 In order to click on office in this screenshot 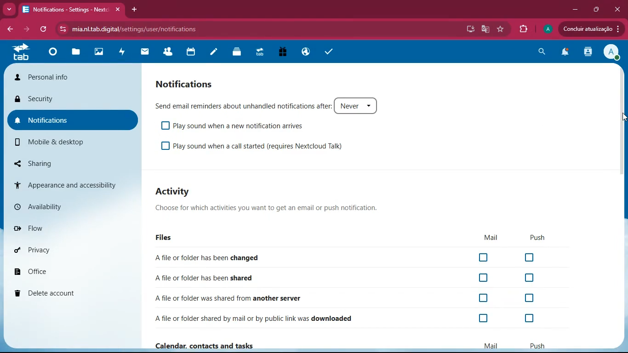, I will do `click(60, 271)`.